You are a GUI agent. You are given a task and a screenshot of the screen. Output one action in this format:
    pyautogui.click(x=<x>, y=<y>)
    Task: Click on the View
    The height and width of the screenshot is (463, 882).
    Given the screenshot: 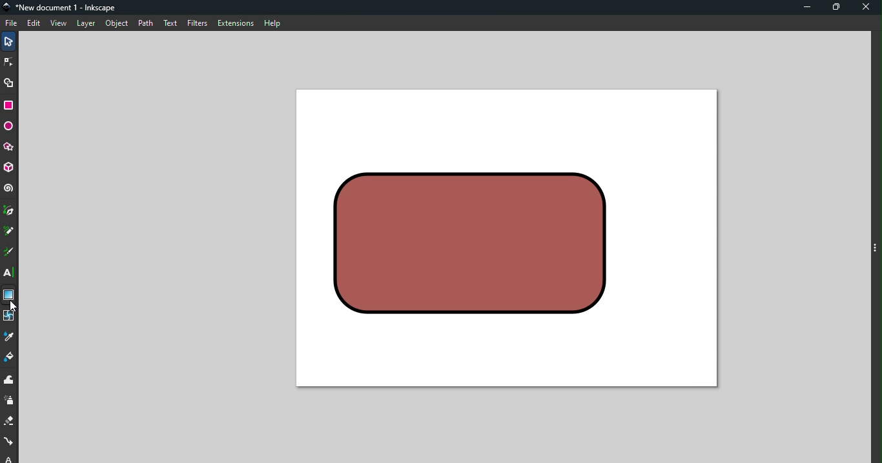 What is the action you would take?
    pyautogui.click(x=60, y=24)
    